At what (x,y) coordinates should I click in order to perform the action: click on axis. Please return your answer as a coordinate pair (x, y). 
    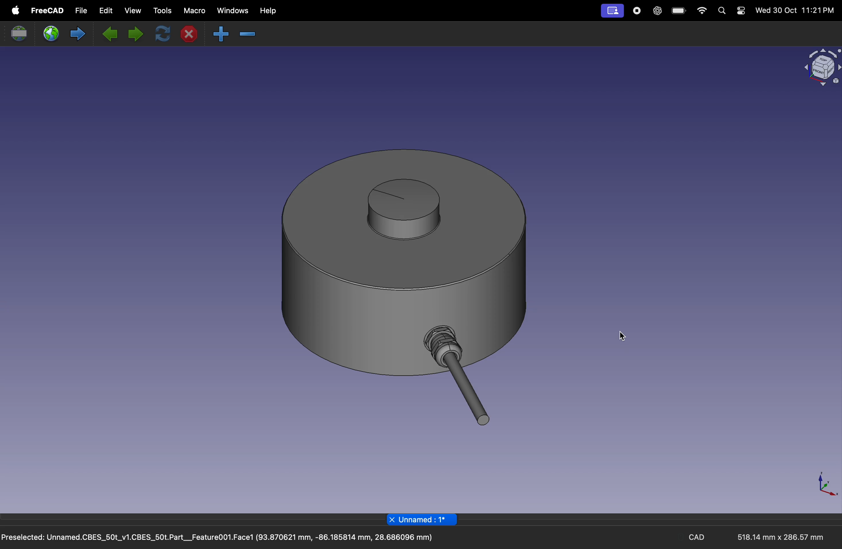
    Looking at the image, I should click on (824, 485).